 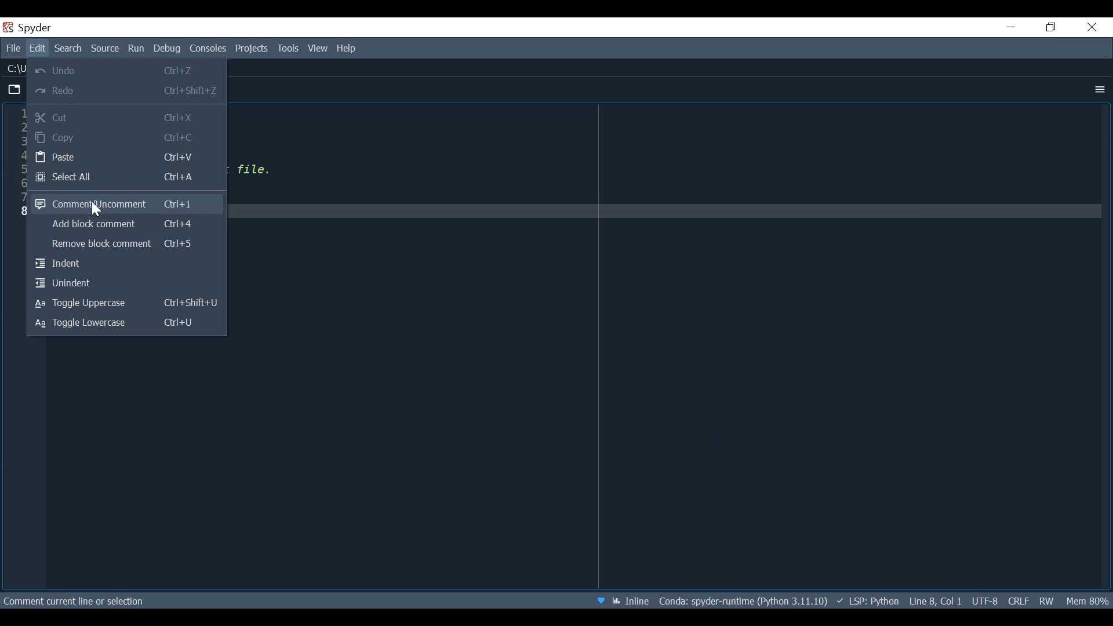 I want to click on Cursor, so click(x=96, y=210).